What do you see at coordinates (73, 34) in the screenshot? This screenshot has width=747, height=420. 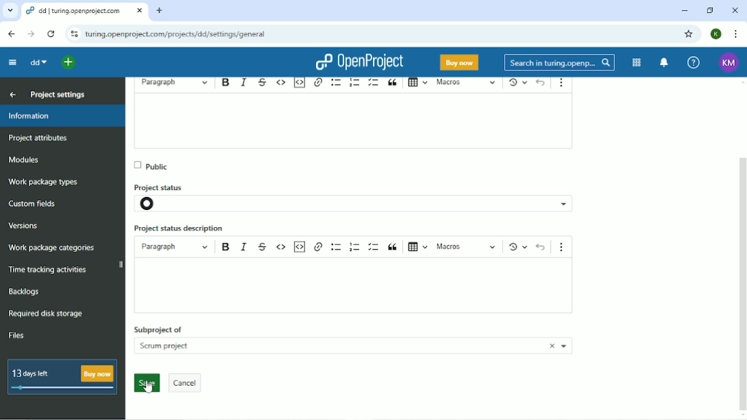 I see `View site information` at bounding box center [73, 34].